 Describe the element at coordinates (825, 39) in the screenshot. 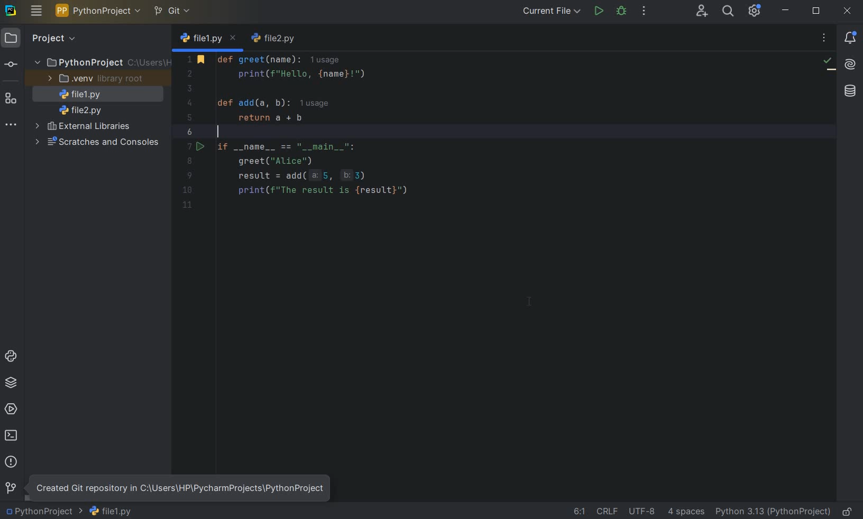

I see `recent files, tab actions` at that location.